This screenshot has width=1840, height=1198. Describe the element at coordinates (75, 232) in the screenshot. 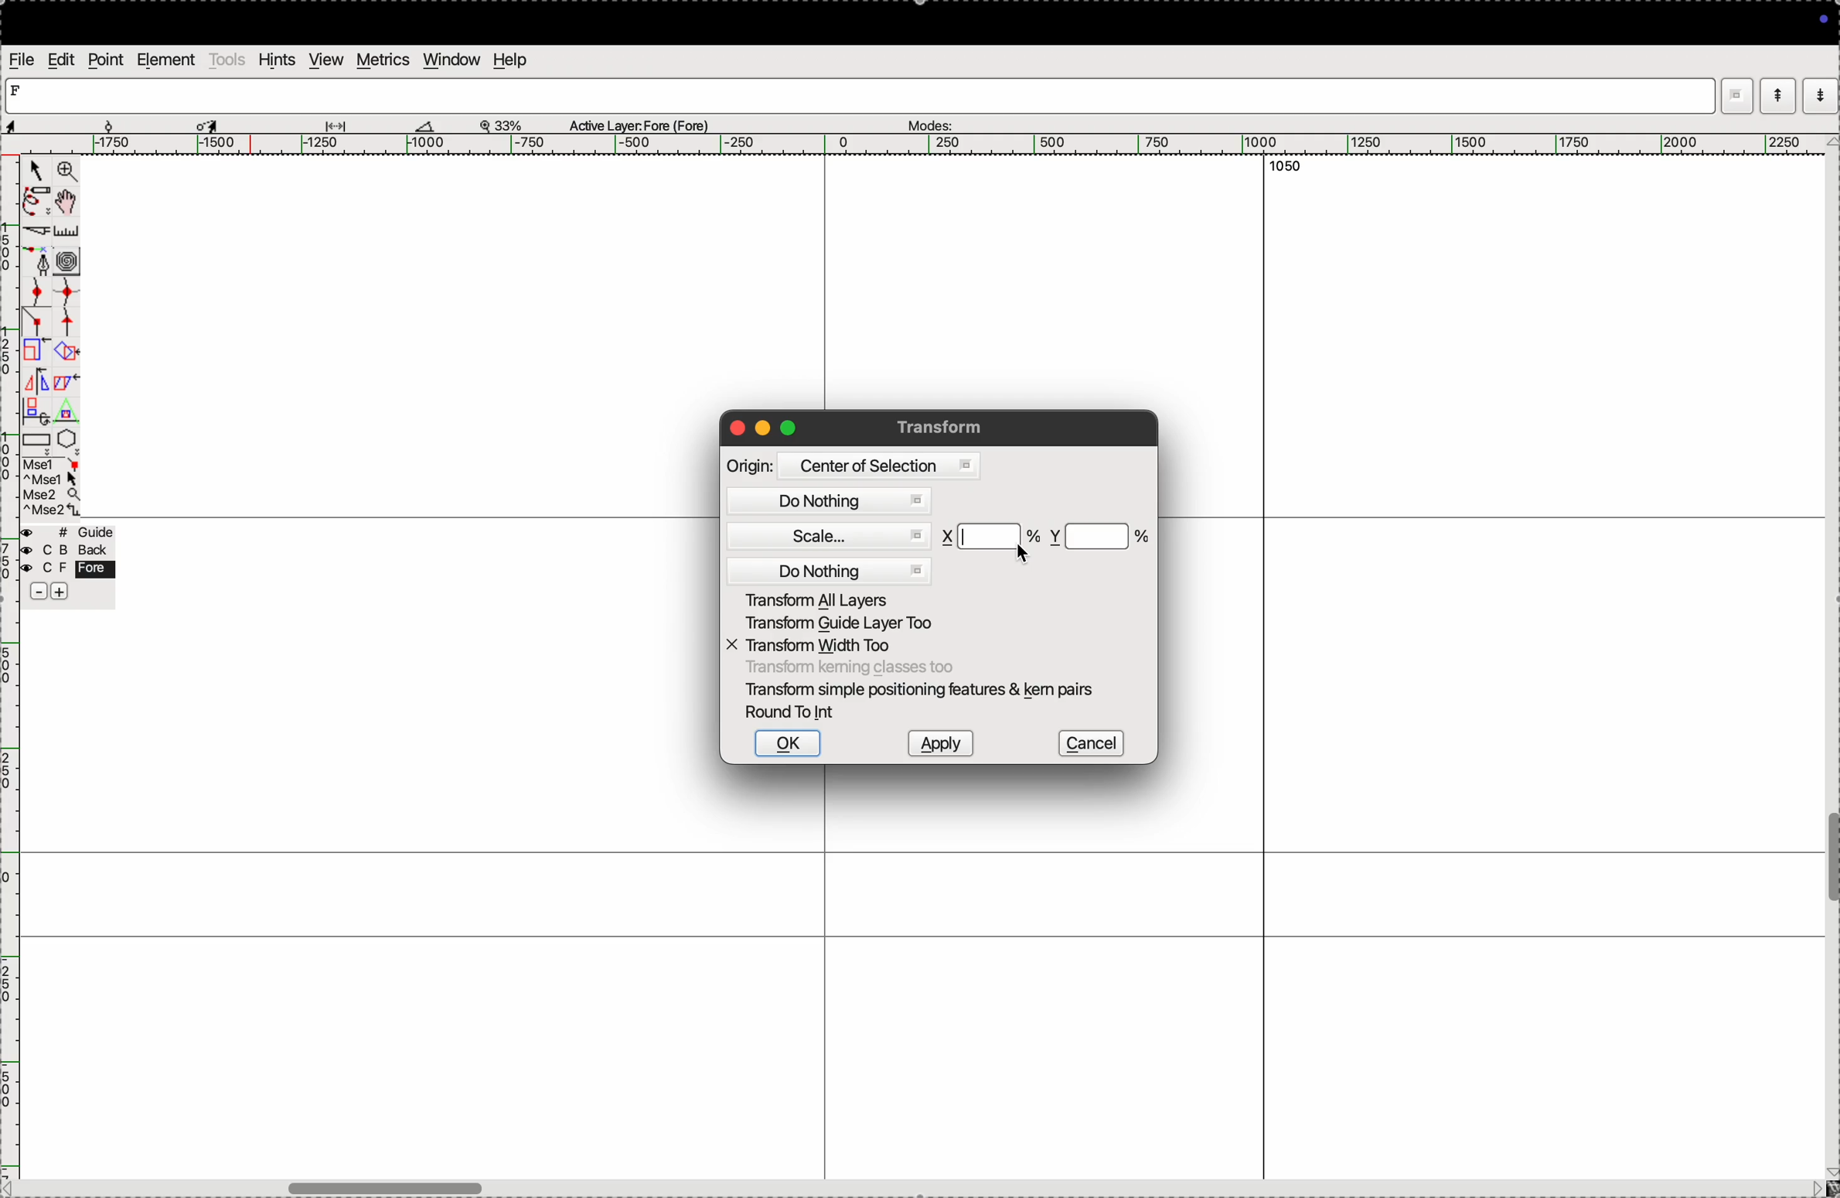

I see `ruler` at that location.